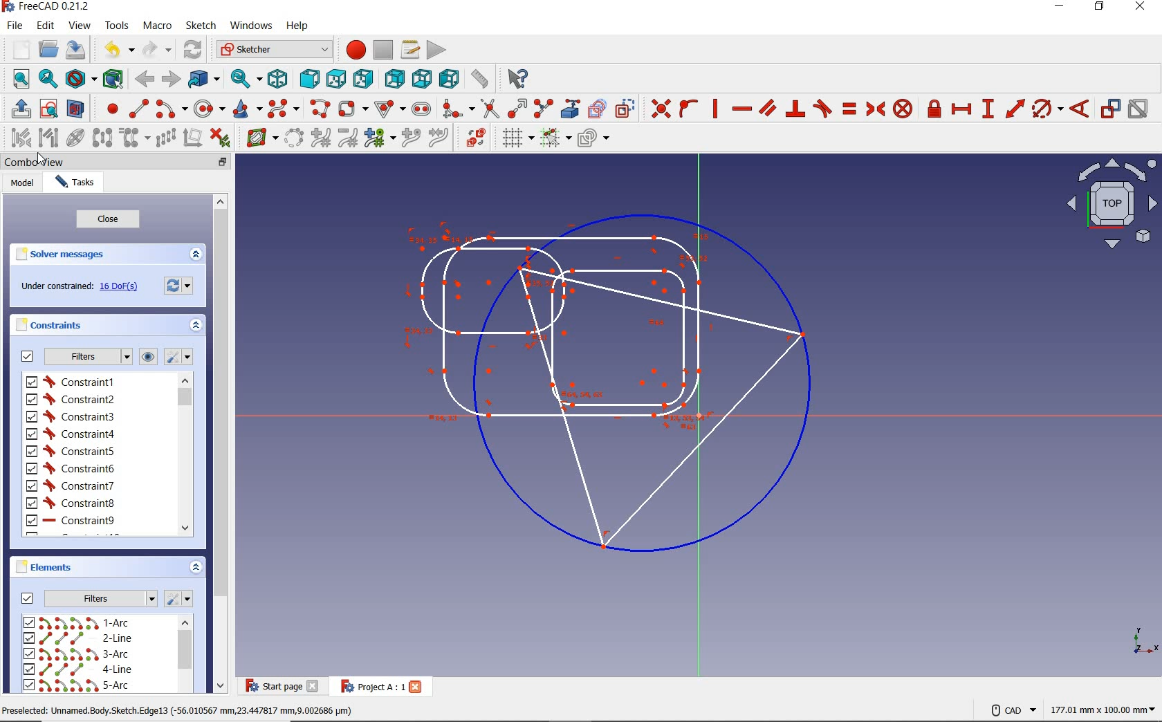 The height and width of the screenshot is (722, 1162). Describe the element at coordinates (70, 521) in the screenshot. I see `constraint9` at that location.